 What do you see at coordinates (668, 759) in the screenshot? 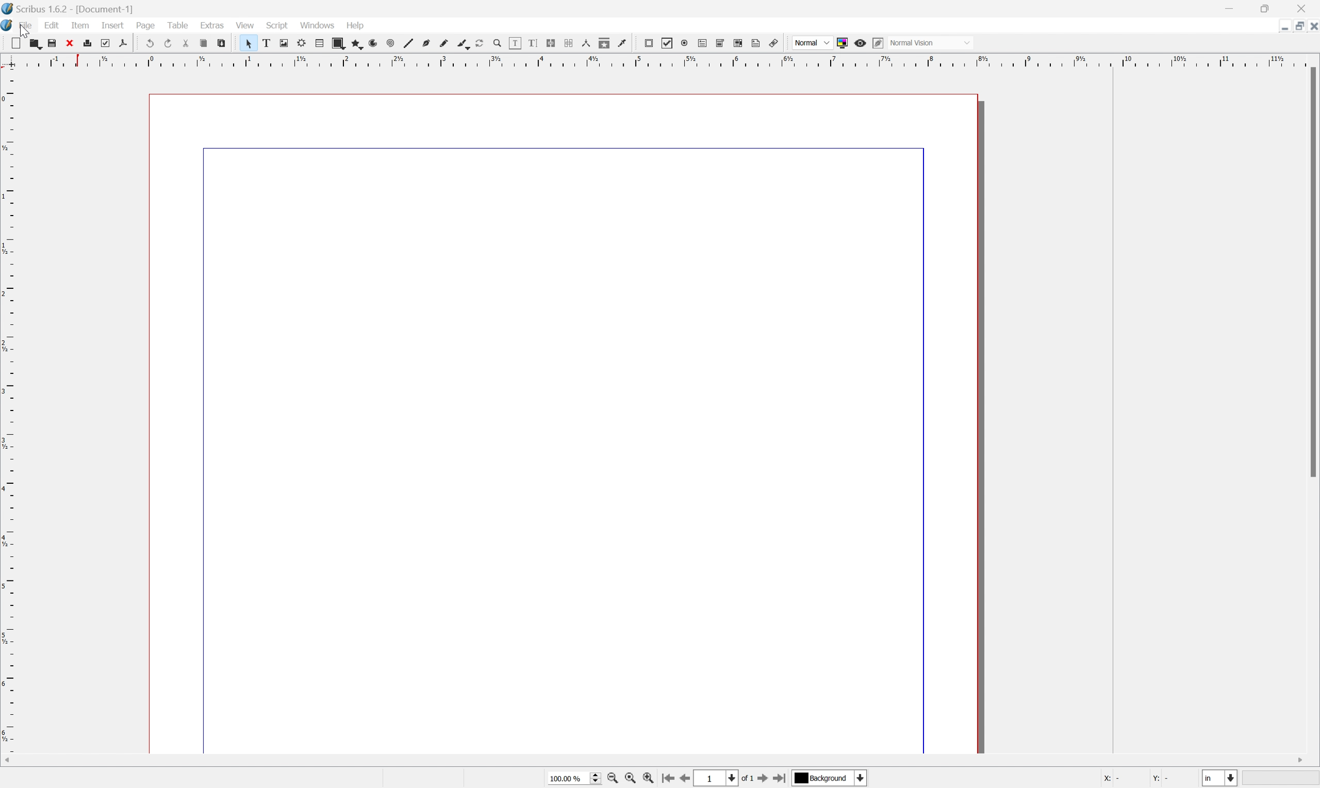
I see `Scroll bar` at bounding box center [668, 759].